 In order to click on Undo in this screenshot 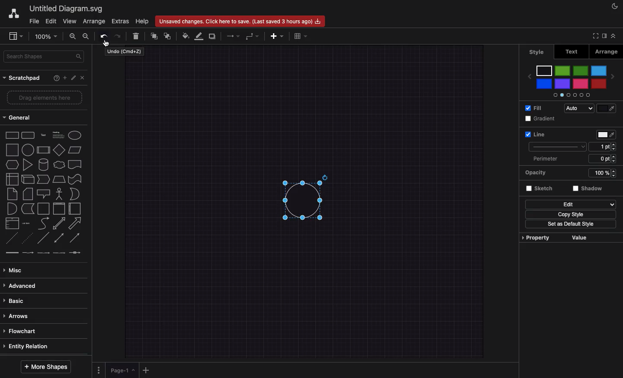, I will do `click(103, 35)`.